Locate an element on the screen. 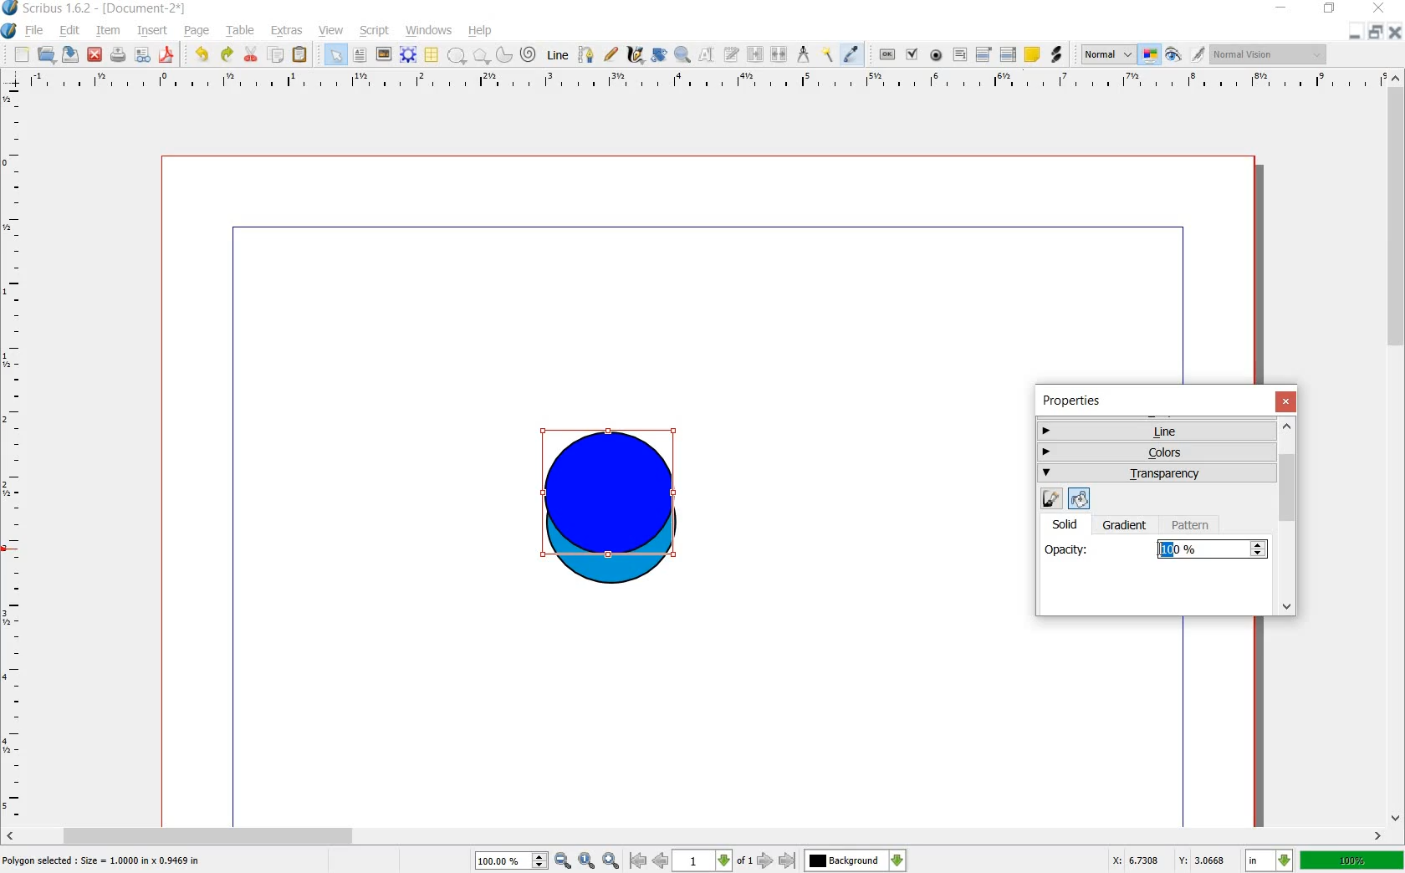 This screenshot has width=1405, height=873. system logo is located at coordinates (8, 31).